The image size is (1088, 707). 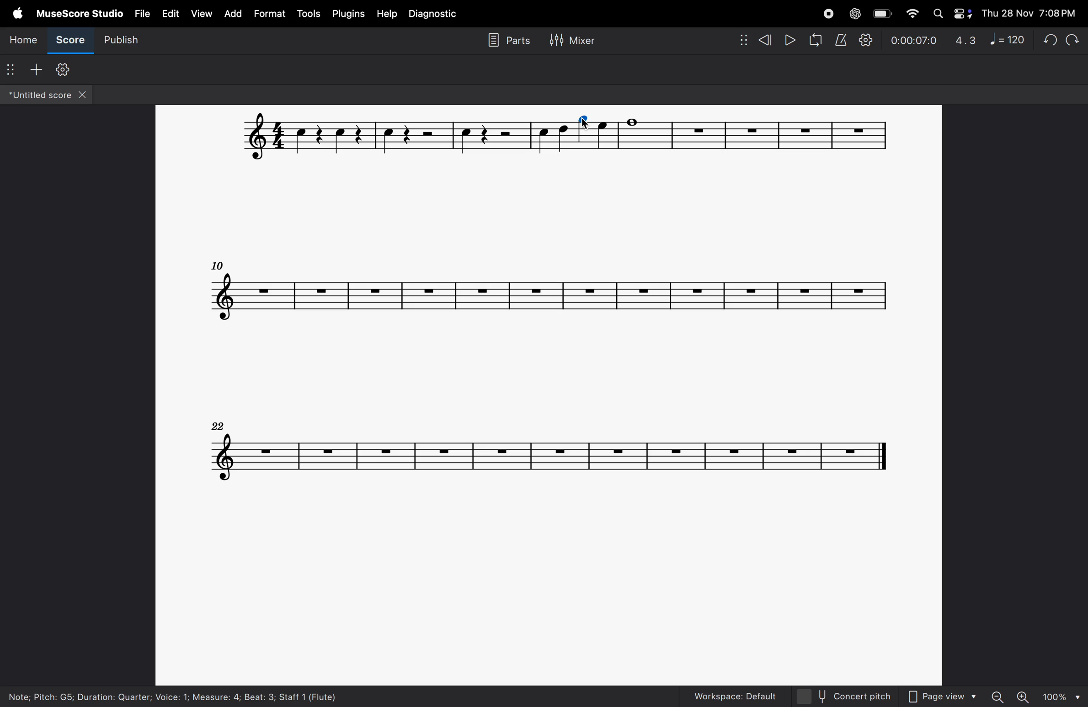 What do you see at coordinates (568, 137) in the screenshot?
I see `notes` at bounding box center [568, 137].